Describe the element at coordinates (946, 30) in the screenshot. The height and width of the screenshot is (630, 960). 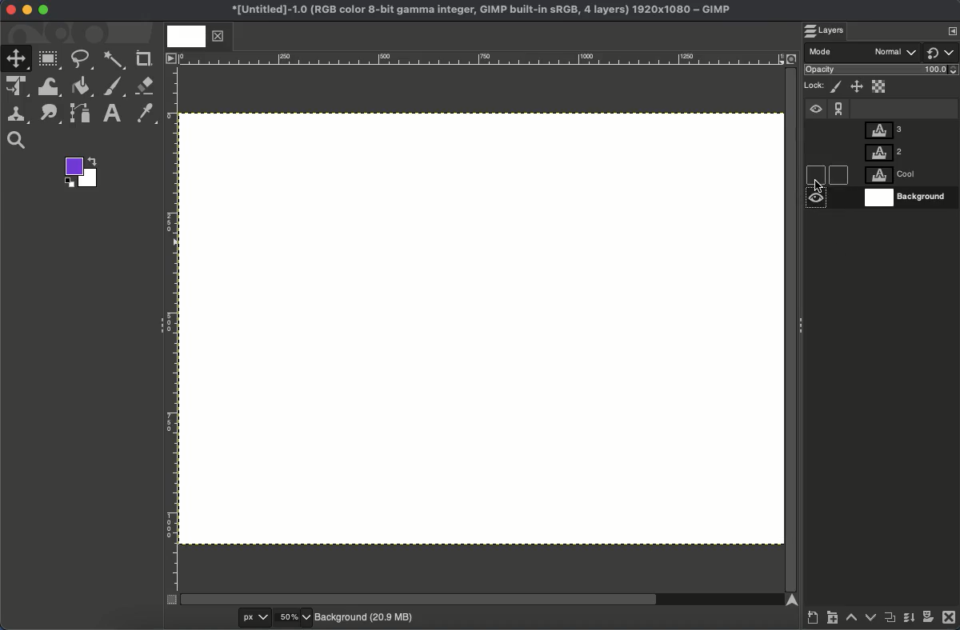
I see `show layers` at that location.